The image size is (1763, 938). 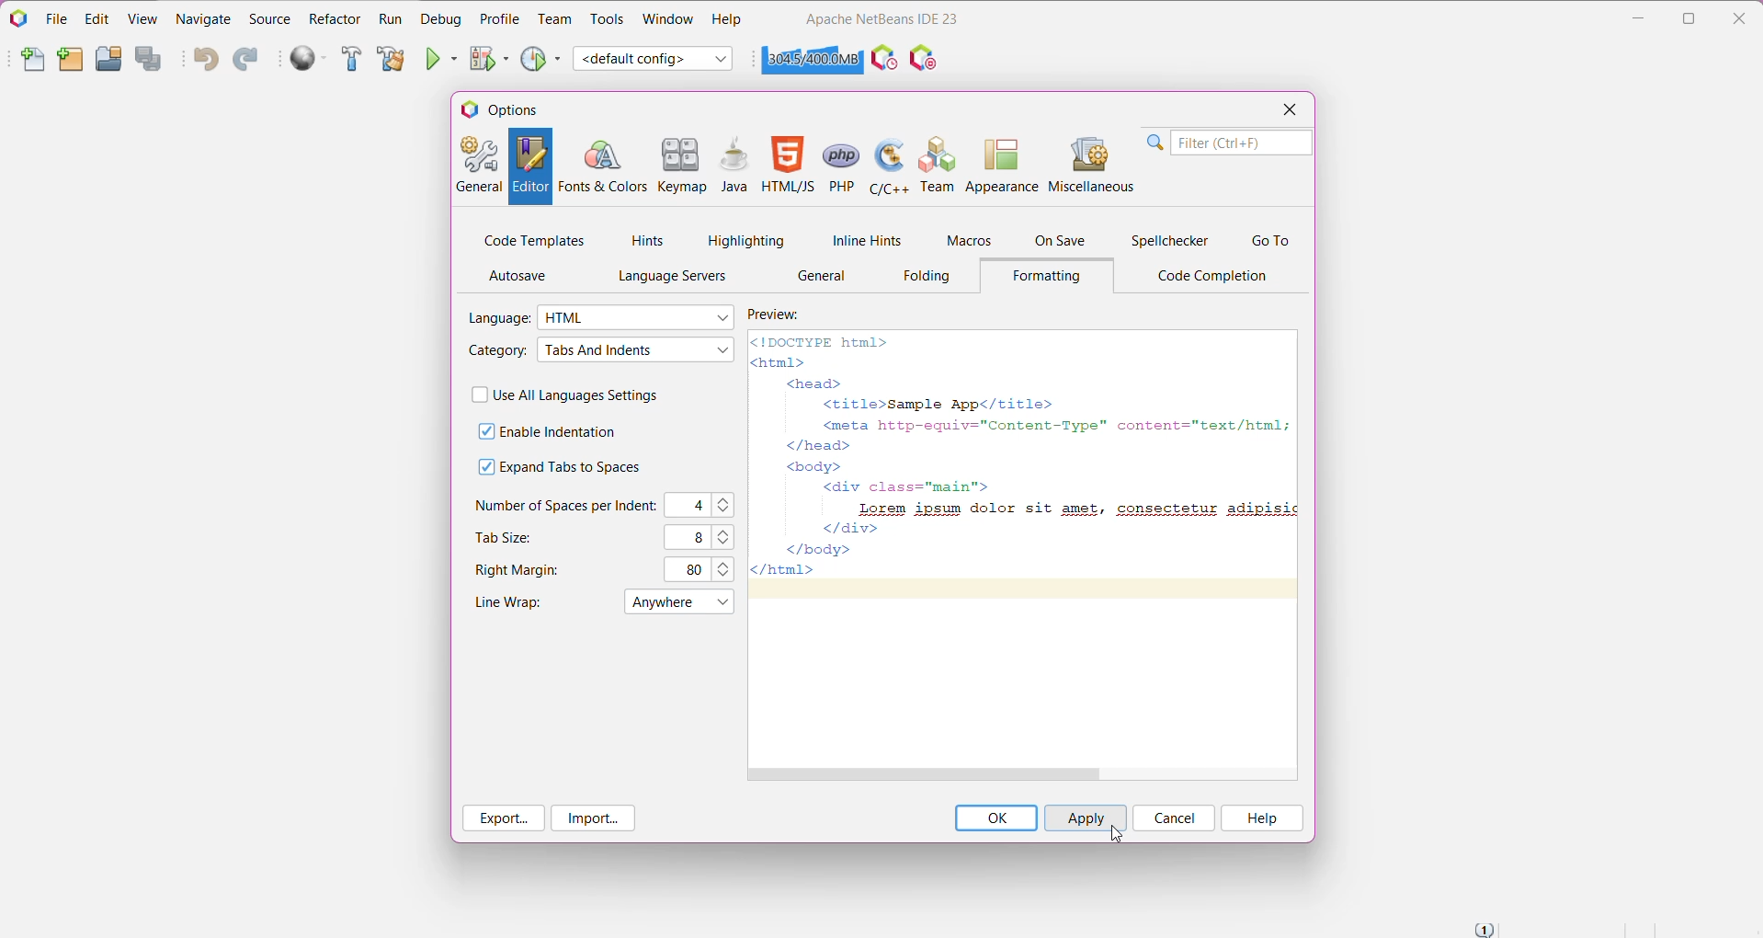 What do you see at coordinates (667, 277) in the screenshot?
I see `Language Servers` at bounding box center [667, 277].